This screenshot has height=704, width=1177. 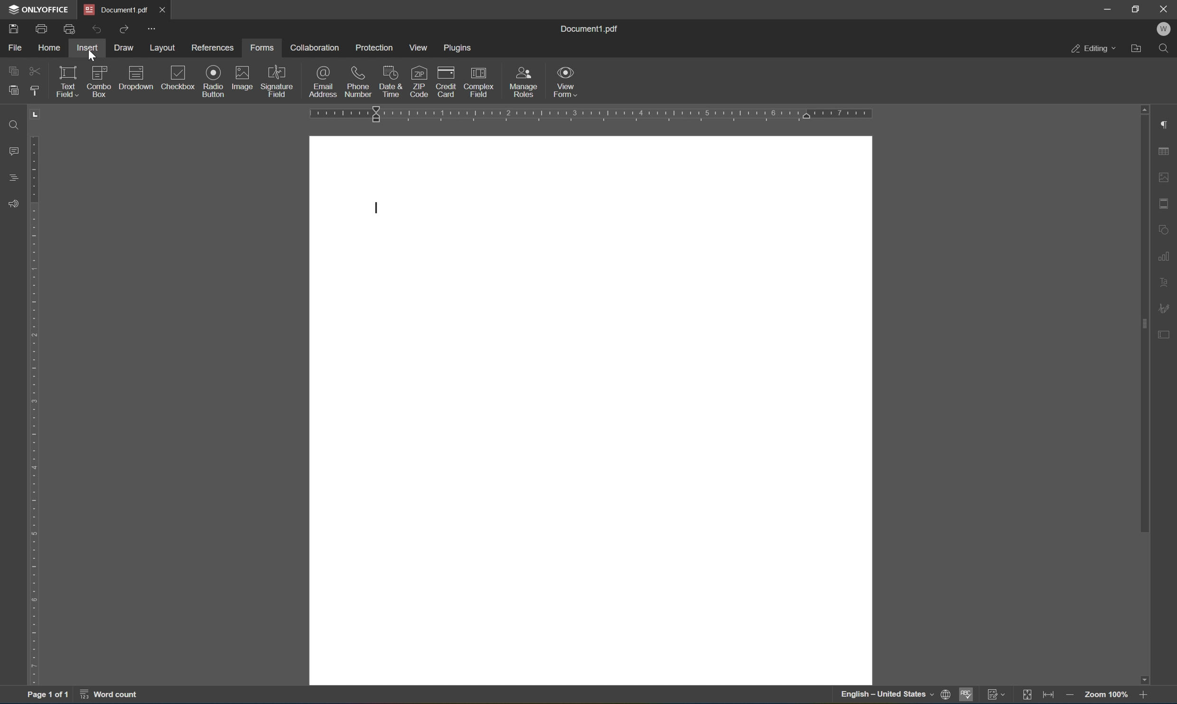 I want to click on plugins, so click(x=459, y=46).